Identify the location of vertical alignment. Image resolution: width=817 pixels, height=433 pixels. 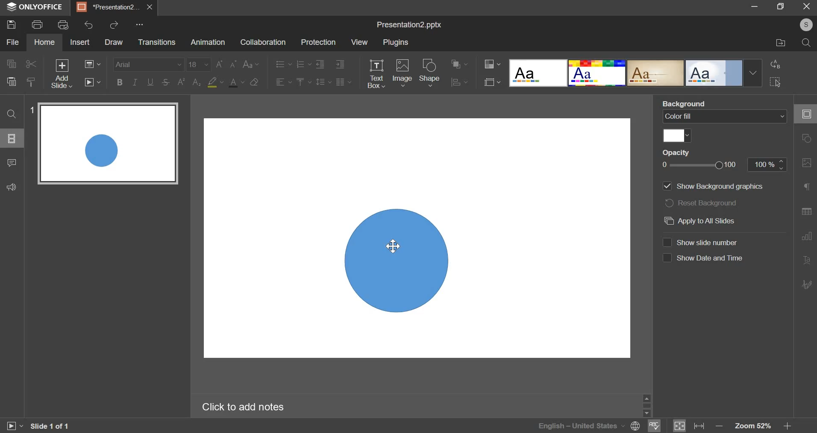
(304, 82).